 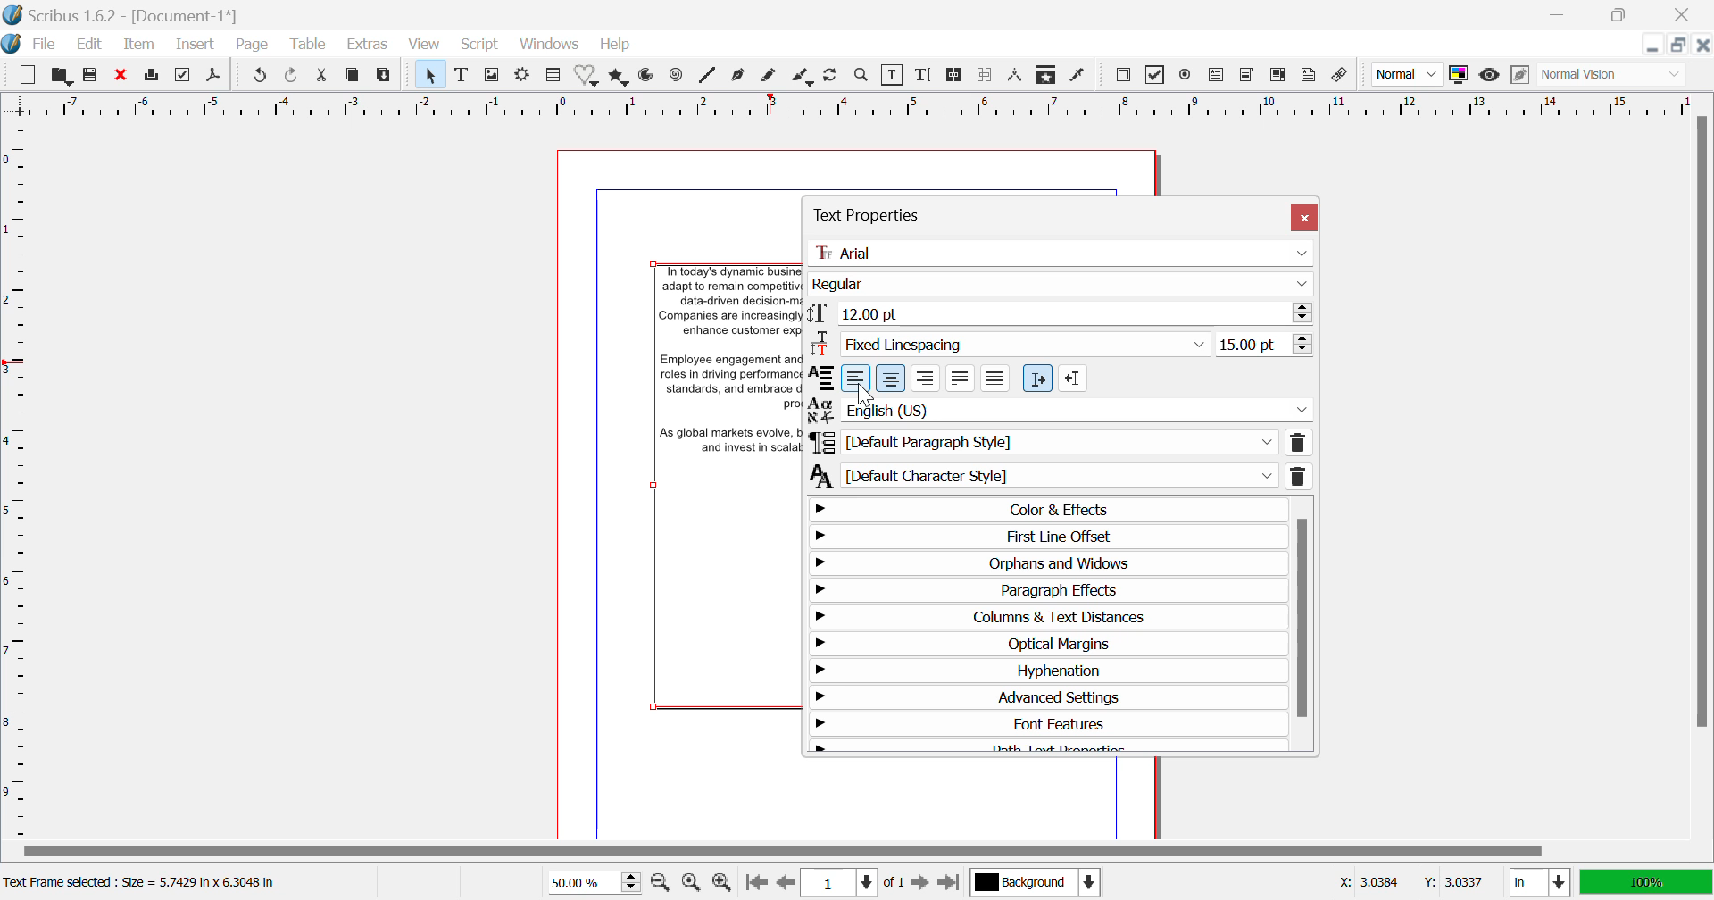 I want to click on Page, so click(x=253, y=46).